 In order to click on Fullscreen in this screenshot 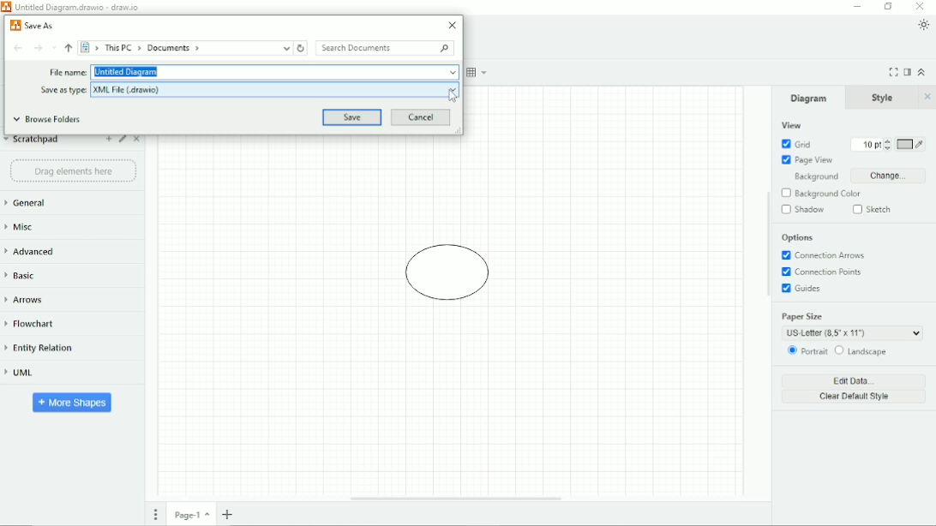, I will do `click(893, 72)`.